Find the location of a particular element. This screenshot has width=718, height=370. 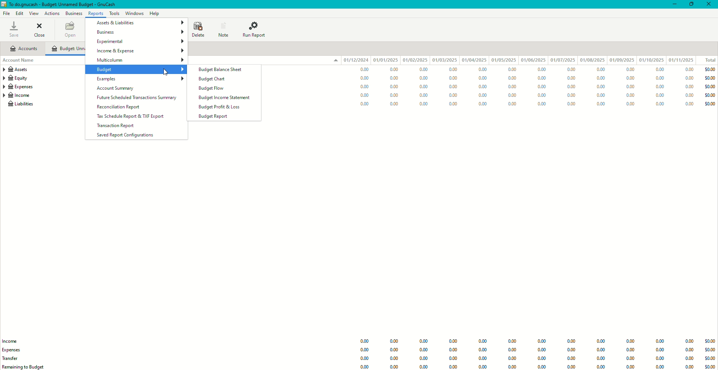

0.00 is located at coordinates (629, 351).